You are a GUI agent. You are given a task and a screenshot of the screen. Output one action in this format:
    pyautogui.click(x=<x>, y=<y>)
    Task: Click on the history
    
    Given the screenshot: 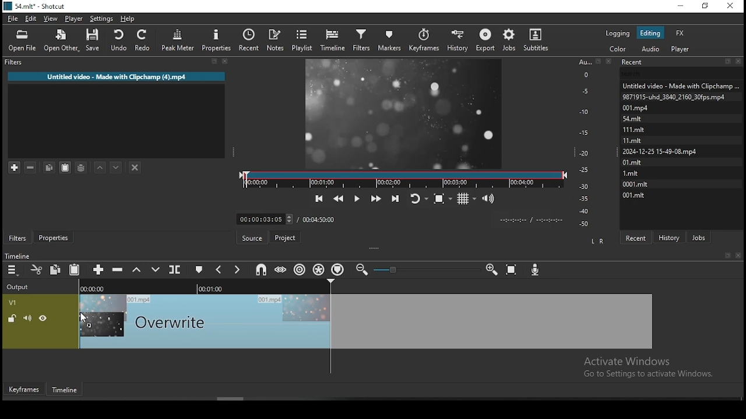 What is the action you would take?
    pyautogui.click(x=459, y=40)
    